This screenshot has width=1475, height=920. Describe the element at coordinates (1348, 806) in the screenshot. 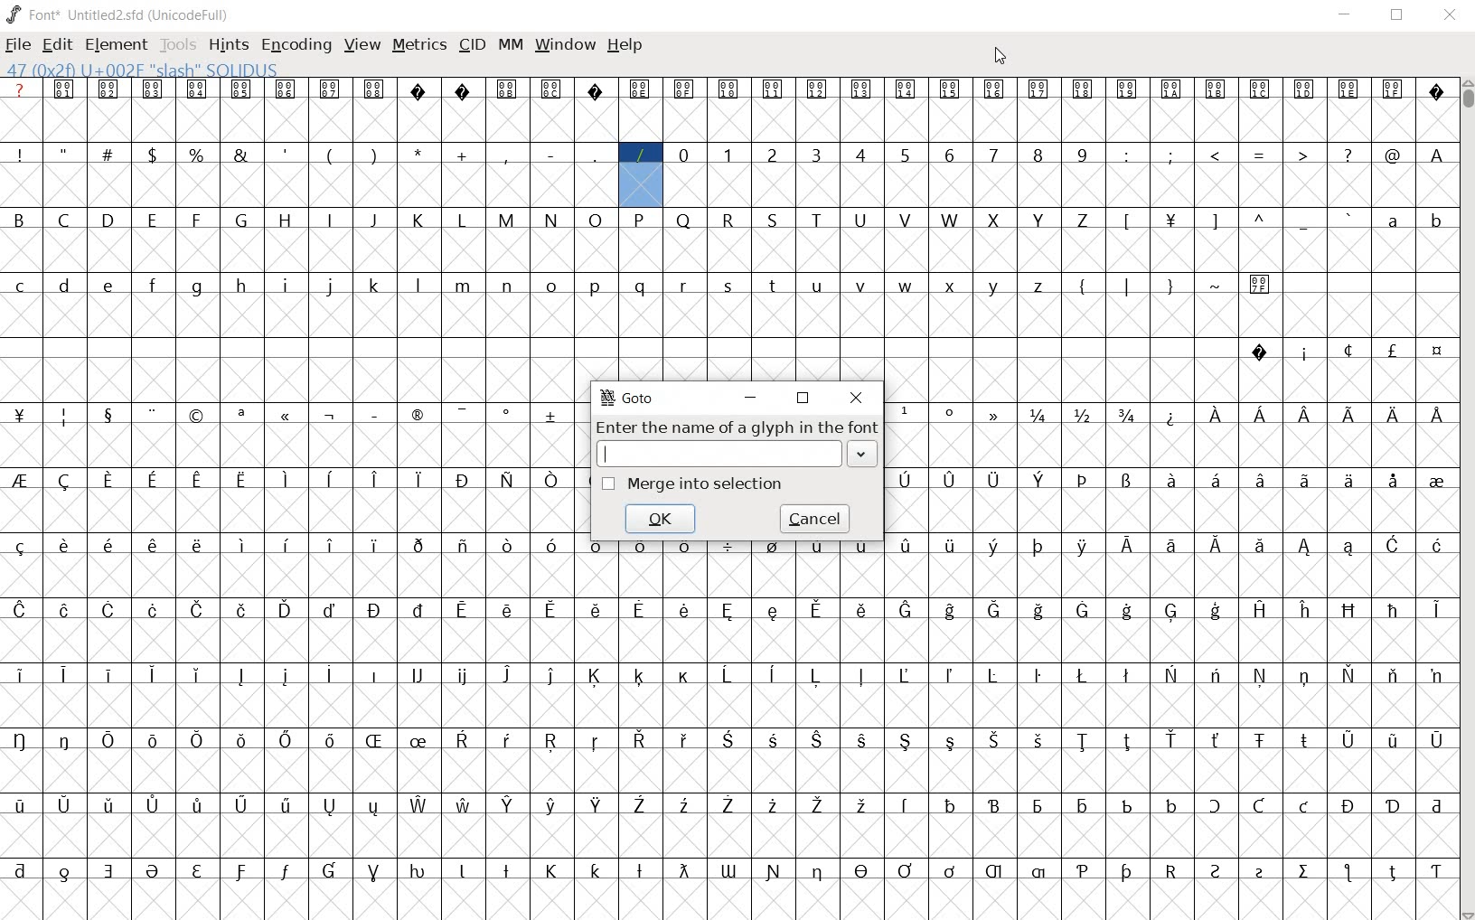

I see `glyph` at that location.